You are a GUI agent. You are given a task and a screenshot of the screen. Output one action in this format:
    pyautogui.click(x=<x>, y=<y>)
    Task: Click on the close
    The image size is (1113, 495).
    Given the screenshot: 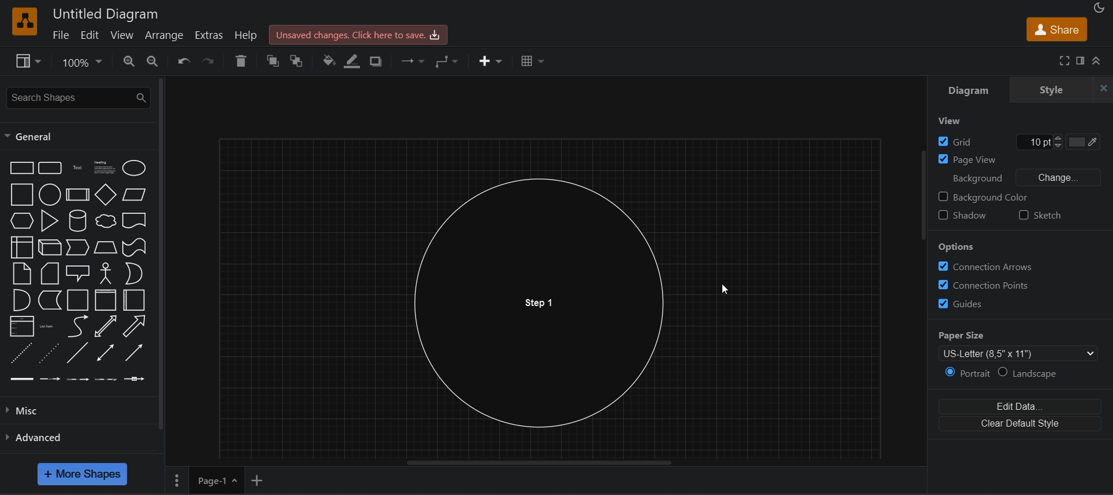 What is the action you would take?
    pyautogui.click(x=1101, y=88)
    